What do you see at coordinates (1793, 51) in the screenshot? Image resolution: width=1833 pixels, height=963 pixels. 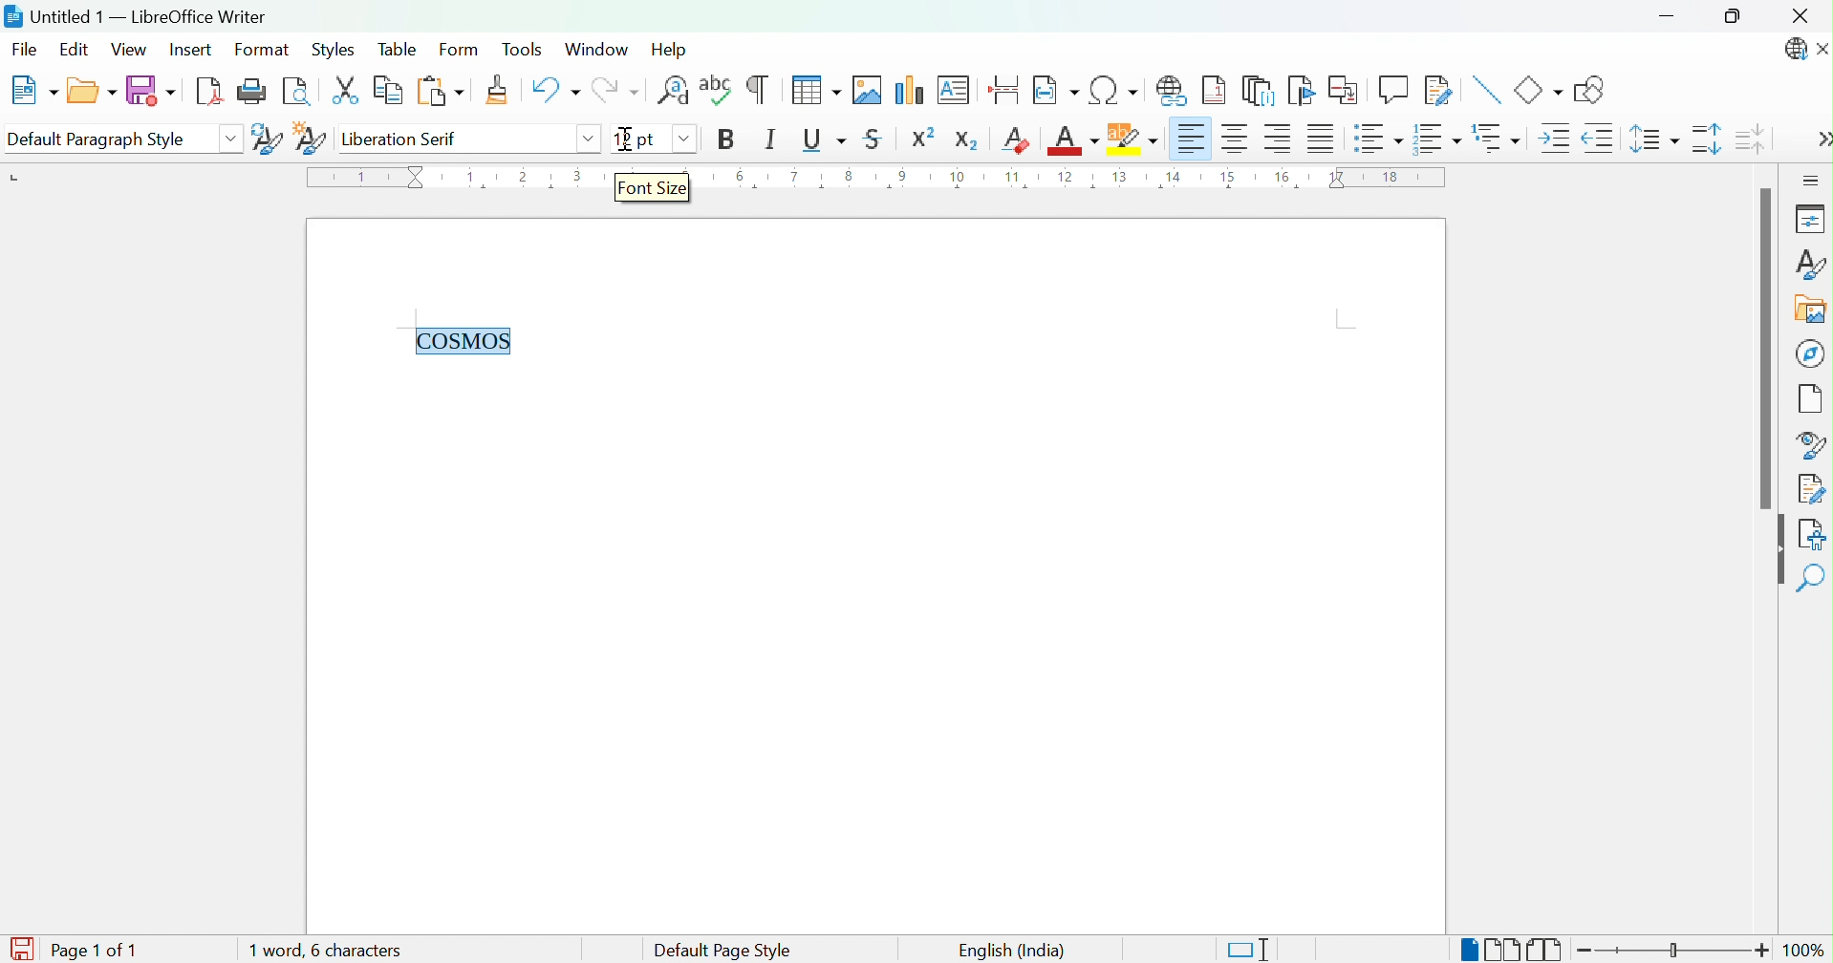 I see `LibreOffice Update Available` at bounding box center [1793, 51].